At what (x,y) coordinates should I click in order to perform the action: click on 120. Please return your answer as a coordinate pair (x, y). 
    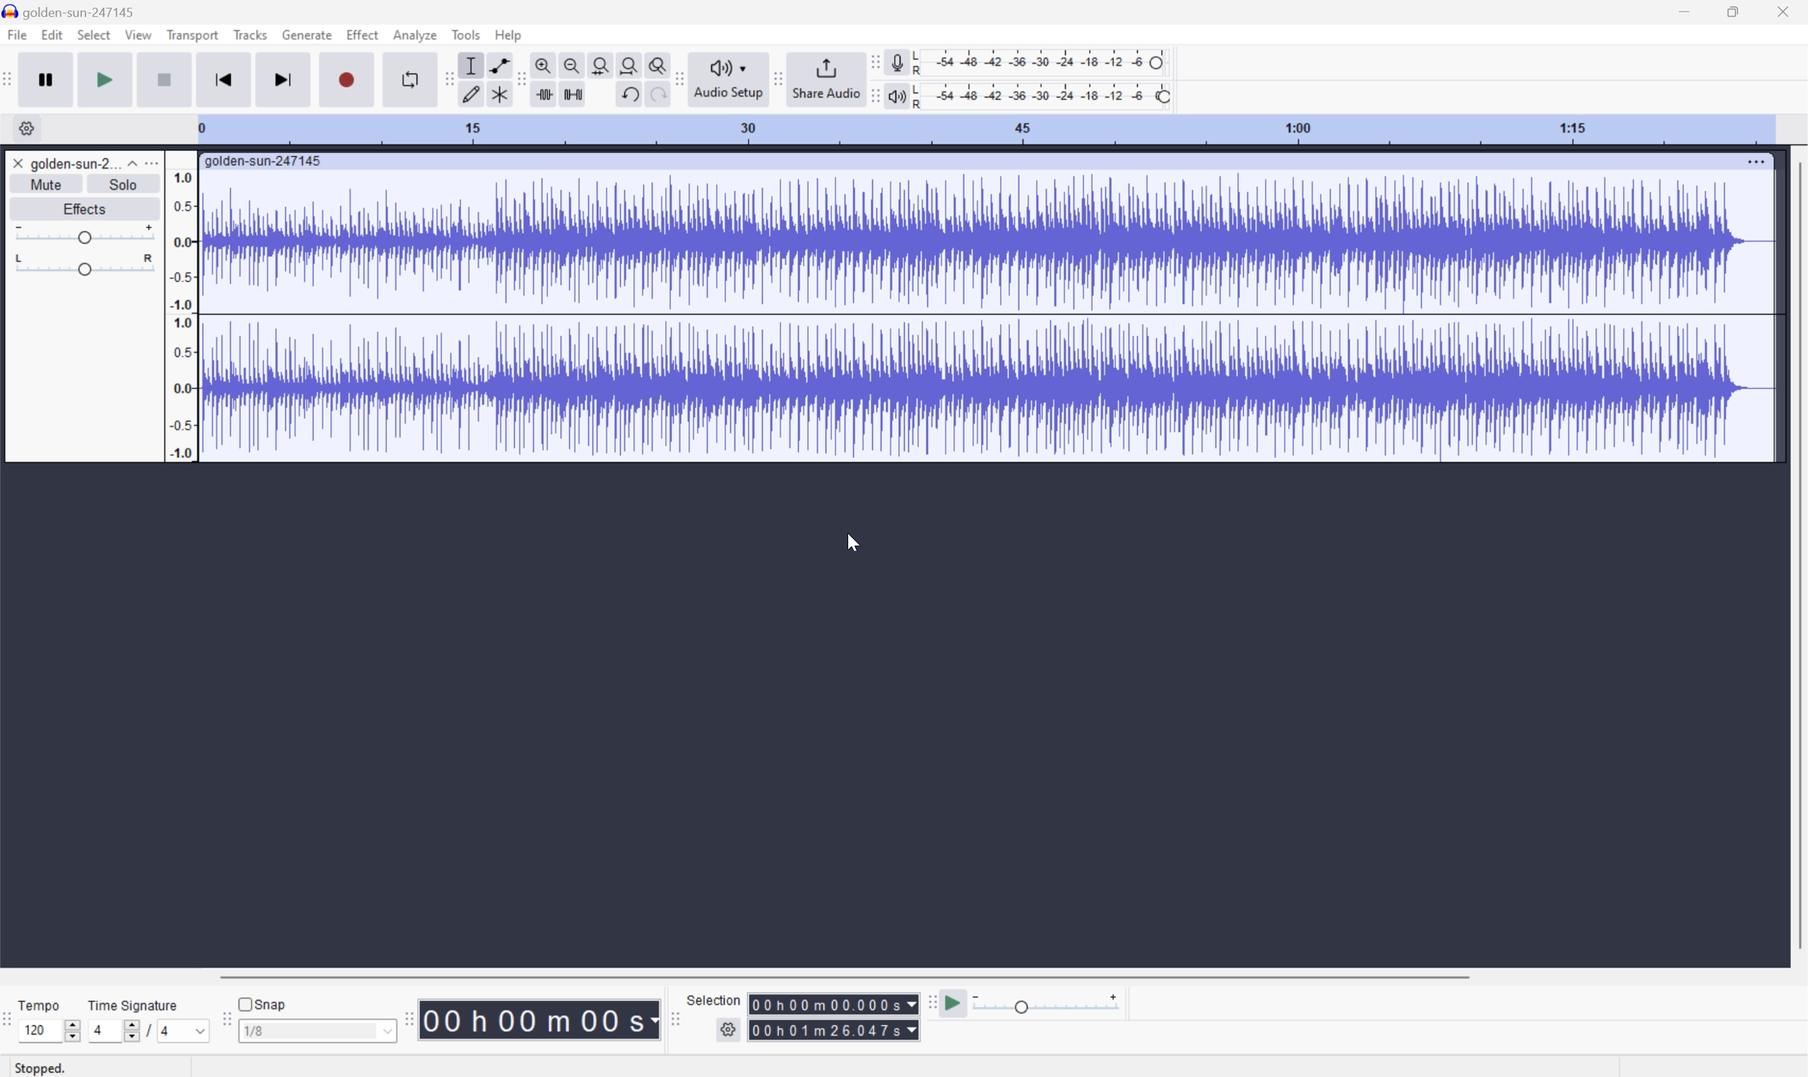
    Looking at the image, I should click on (42, 1031).